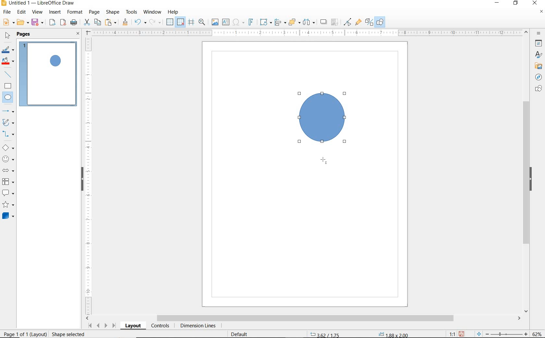 This screenshot has height=338, width=545. What do you see at coordinates (537, 56) in the screenshot?
I see `STYLES` at bounding box center [537, 56].